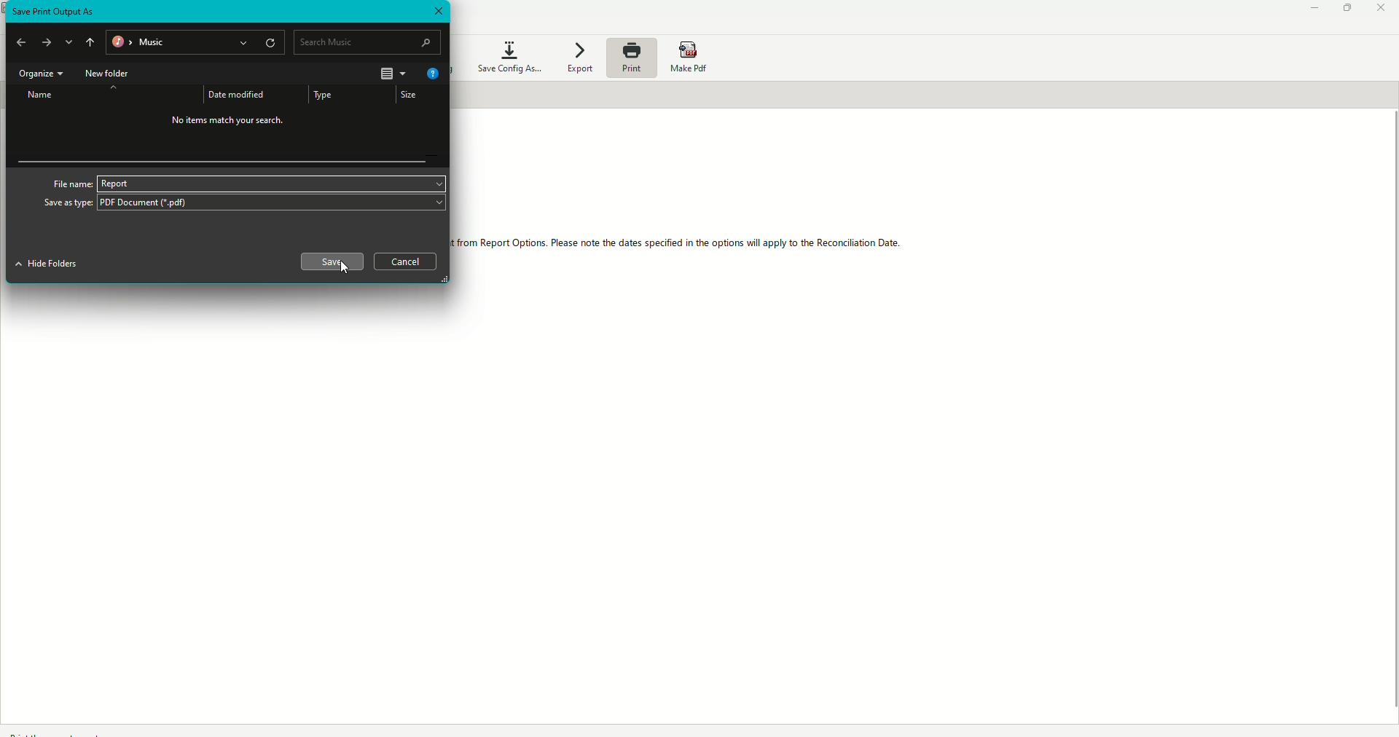 Image resolution: width=1399 pixels, height=737 pixels. I want to click on Name, so click(36, 97).